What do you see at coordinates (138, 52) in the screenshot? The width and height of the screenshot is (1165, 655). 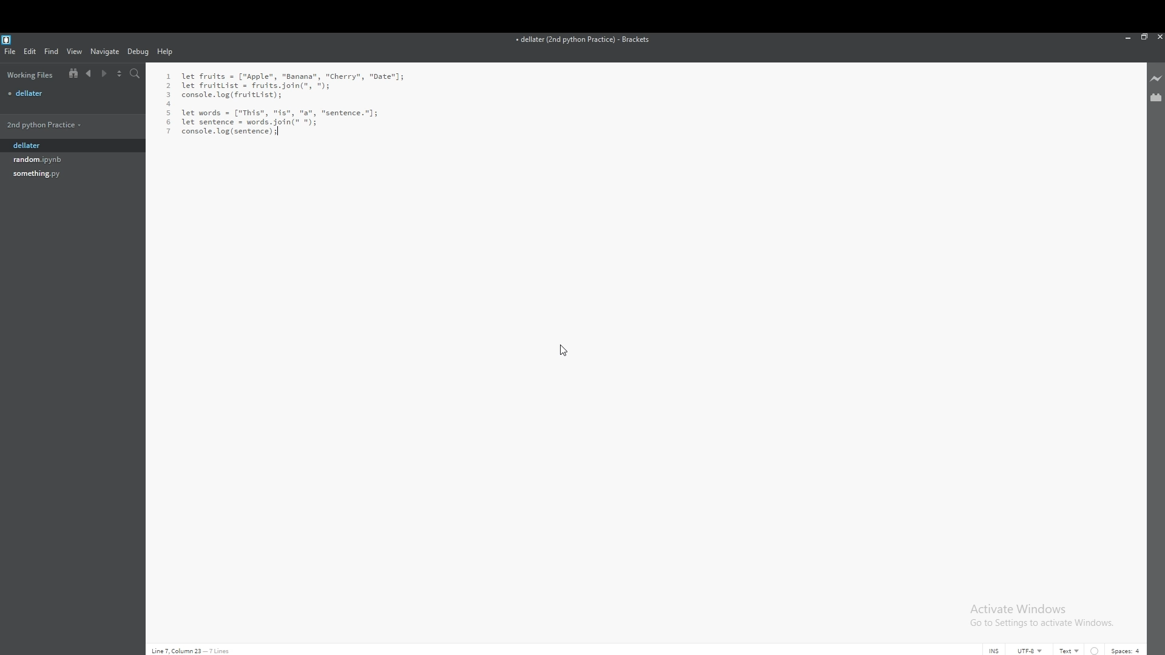 I see `debug` at bounding box center [138, 52].